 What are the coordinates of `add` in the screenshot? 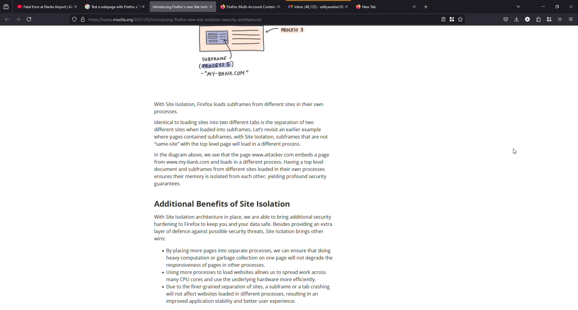 It's located at (427, 7).